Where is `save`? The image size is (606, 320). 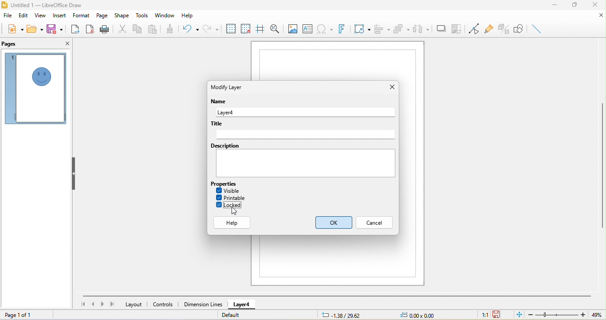
save is located at coordinates (55, 28).